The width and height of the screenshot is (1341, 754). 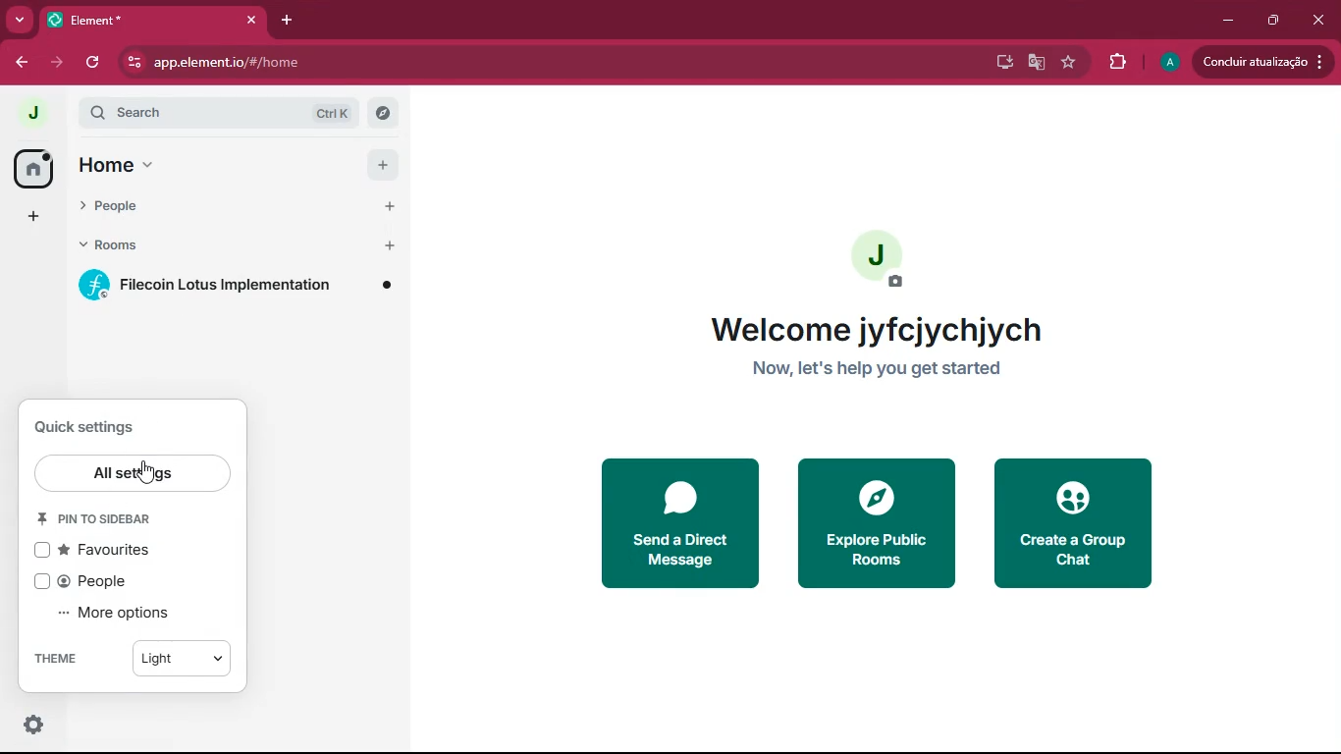 What do you see at coordinates (997, 63) in the screenshot?
I see `desktop` at bounding box center [997, 63].